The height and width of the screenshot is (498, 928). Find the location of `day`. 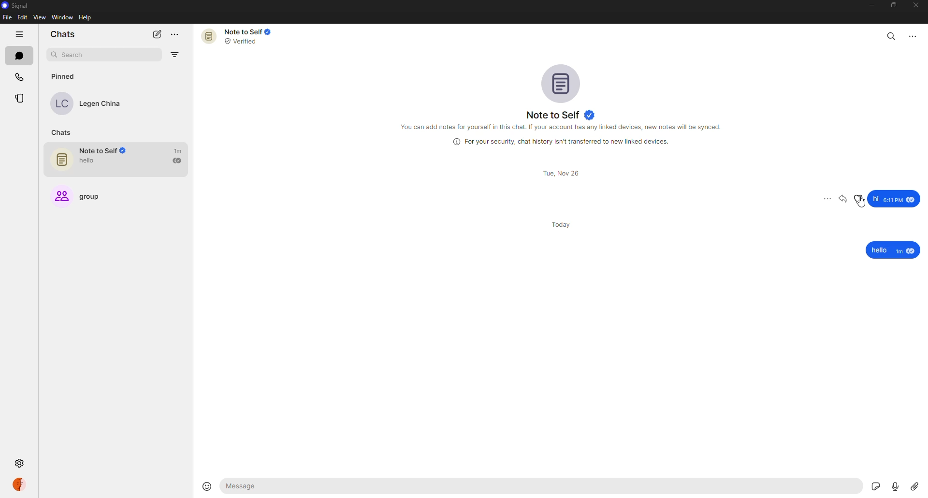

day is located at coordinates (563, 173).